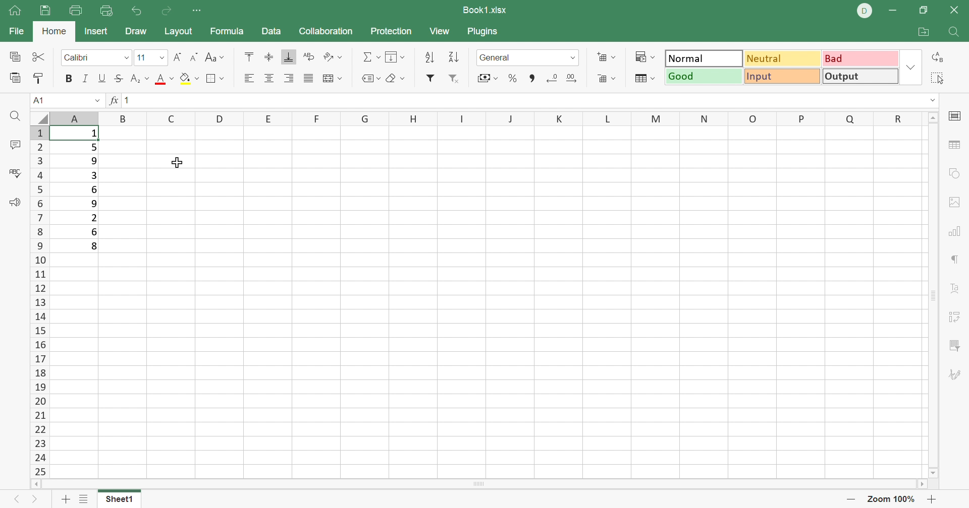 The height and width of the screenshot is (508, 969). Describe the element at coordinates (101, 79) in the screenshot. I see `Underline` at that location.